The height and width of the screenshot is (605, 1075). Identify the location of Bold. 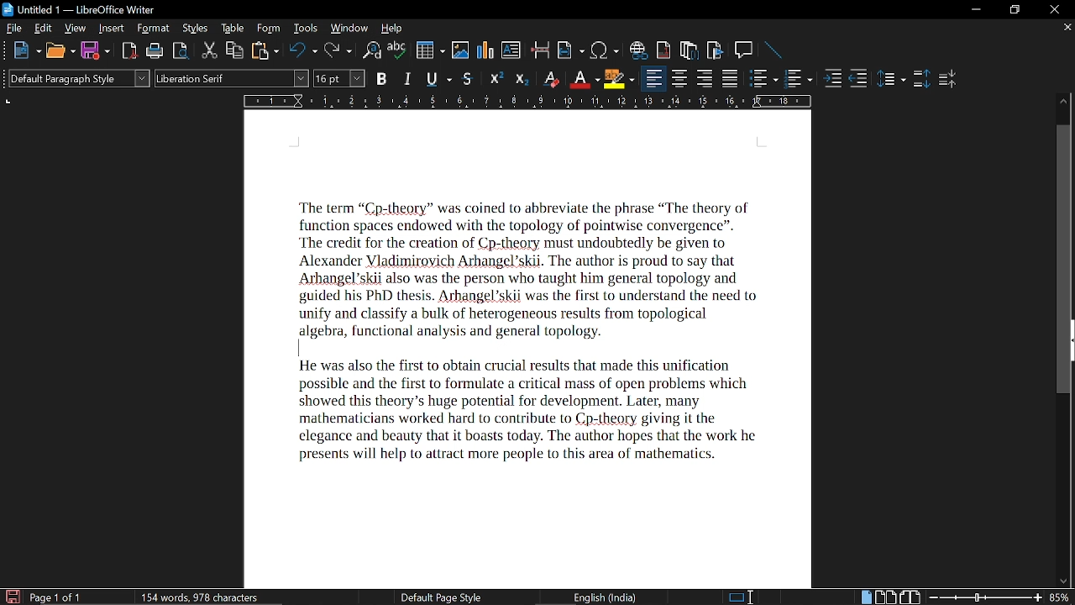
(381, 78).